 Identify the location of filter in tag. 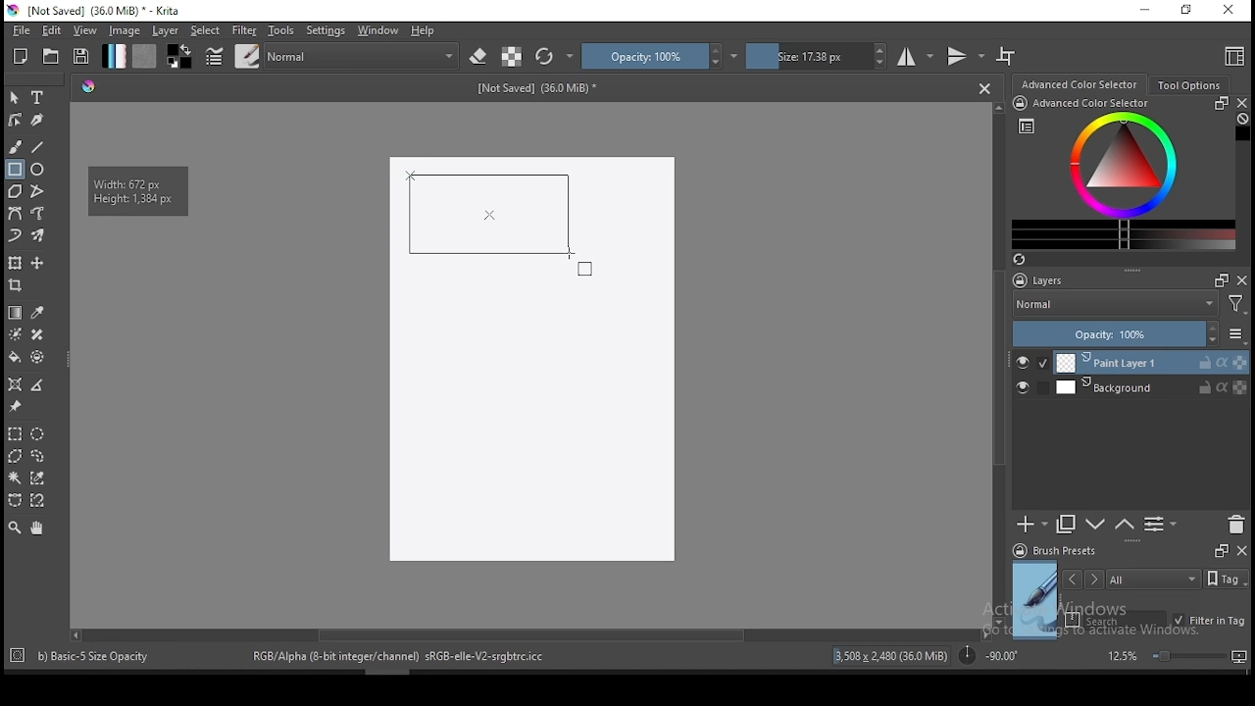
(1209, 622).